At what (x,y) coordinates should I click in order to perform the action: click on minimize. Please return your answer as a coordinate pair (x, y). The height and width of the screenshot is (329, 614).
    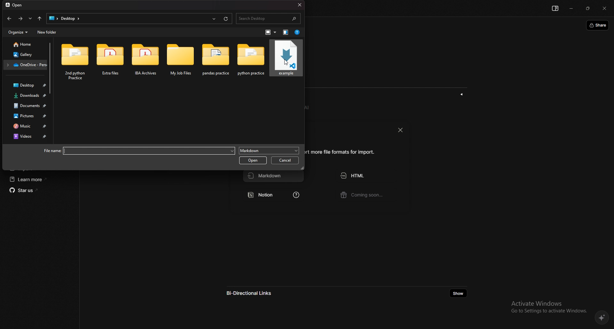
    Looking at the image, I should click on (571, 8).